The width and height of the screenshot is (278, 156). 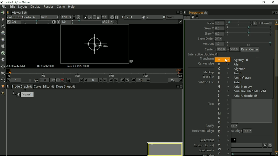 I want to click on Amiri Quran, so click(x=242, y=78).